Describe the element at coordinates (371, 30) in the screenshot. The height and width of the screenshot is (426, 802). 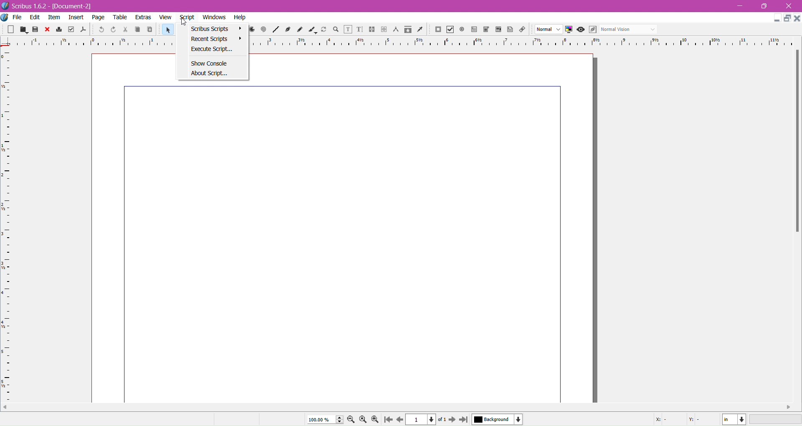
I see `Link Text Frames` at that location.